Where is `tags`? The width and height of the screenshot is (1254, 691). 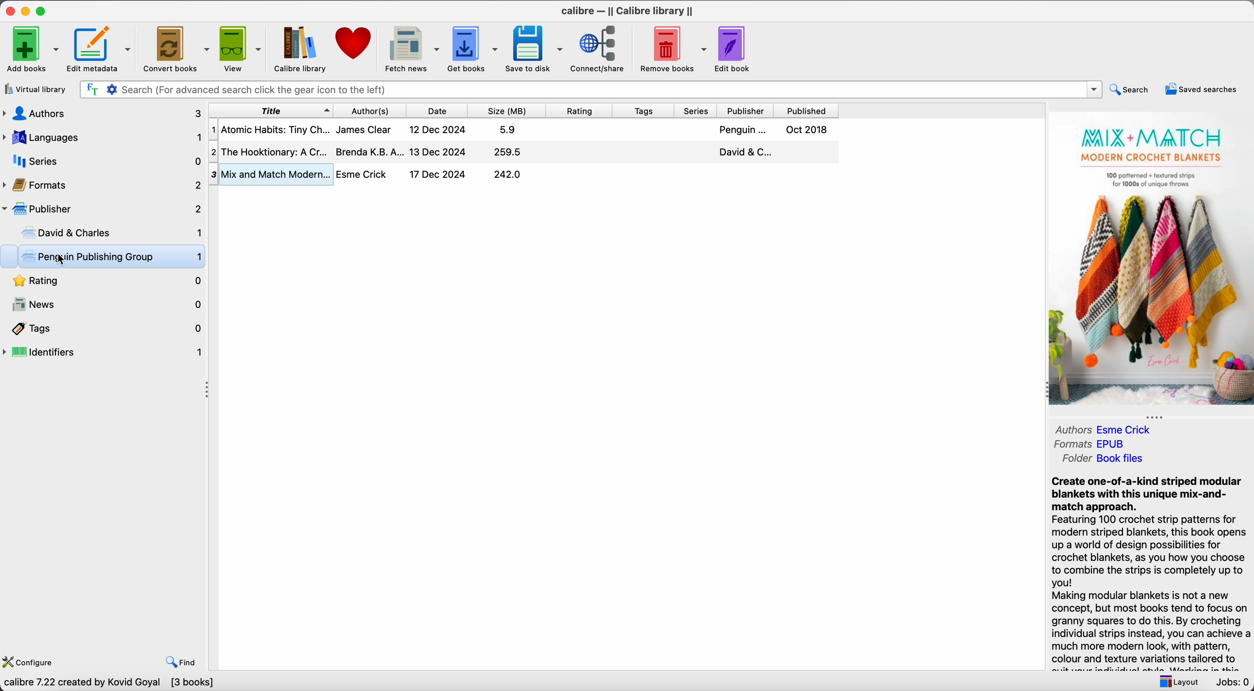
tags is located at coordinates (104, 329).